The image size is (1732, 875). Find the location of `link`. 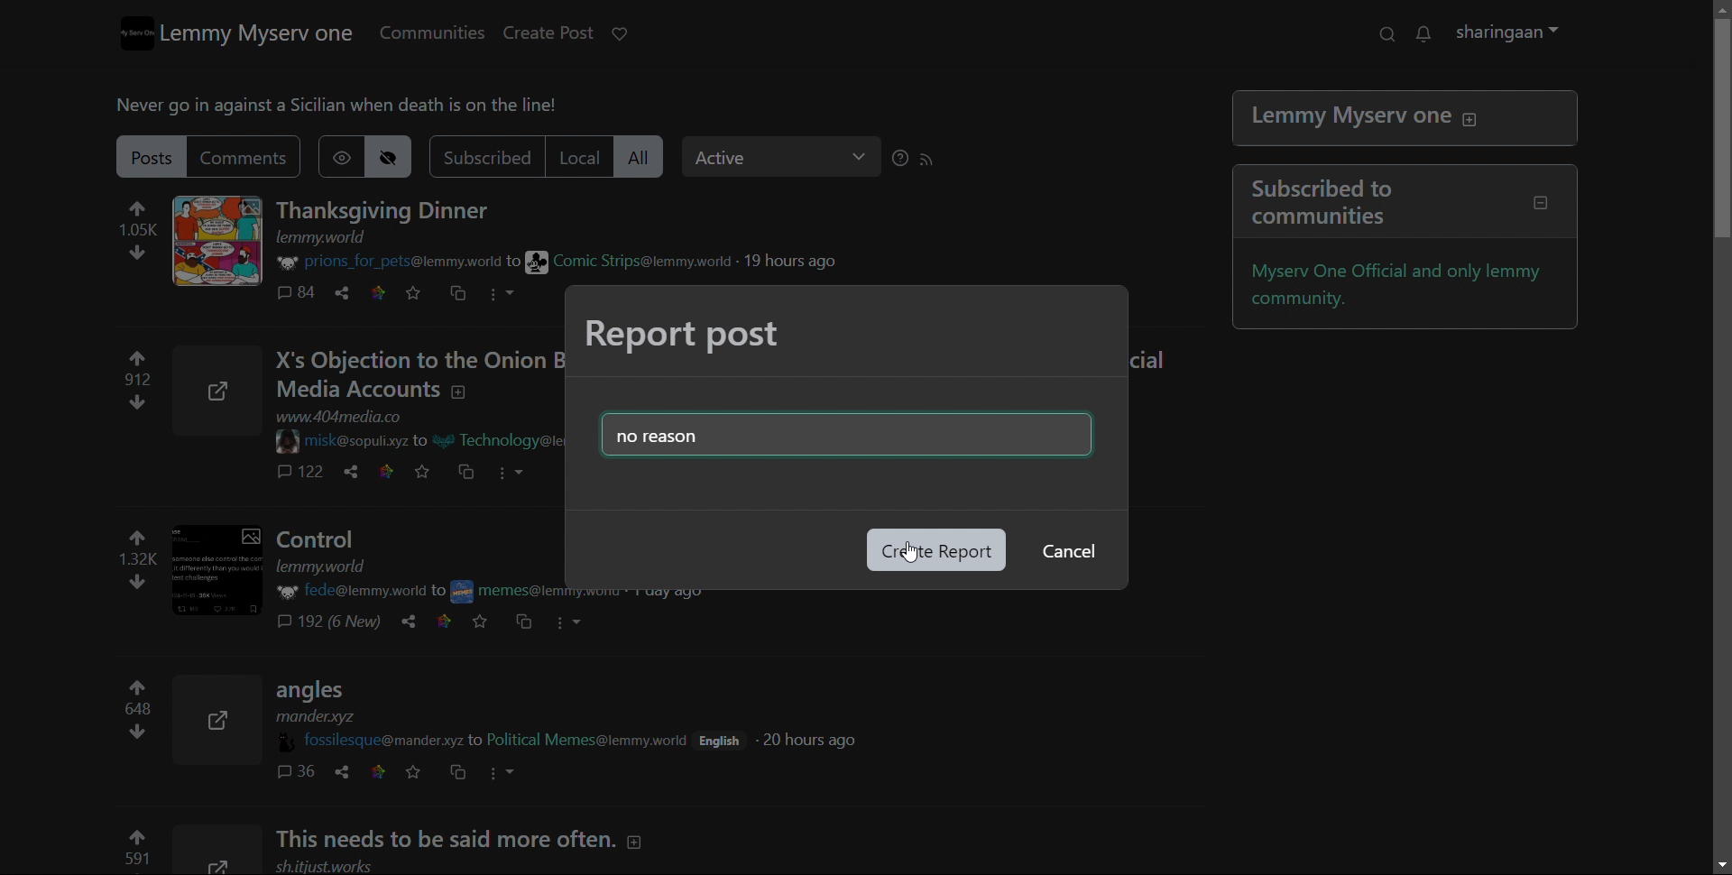

link is located at coordinates (386, 772).